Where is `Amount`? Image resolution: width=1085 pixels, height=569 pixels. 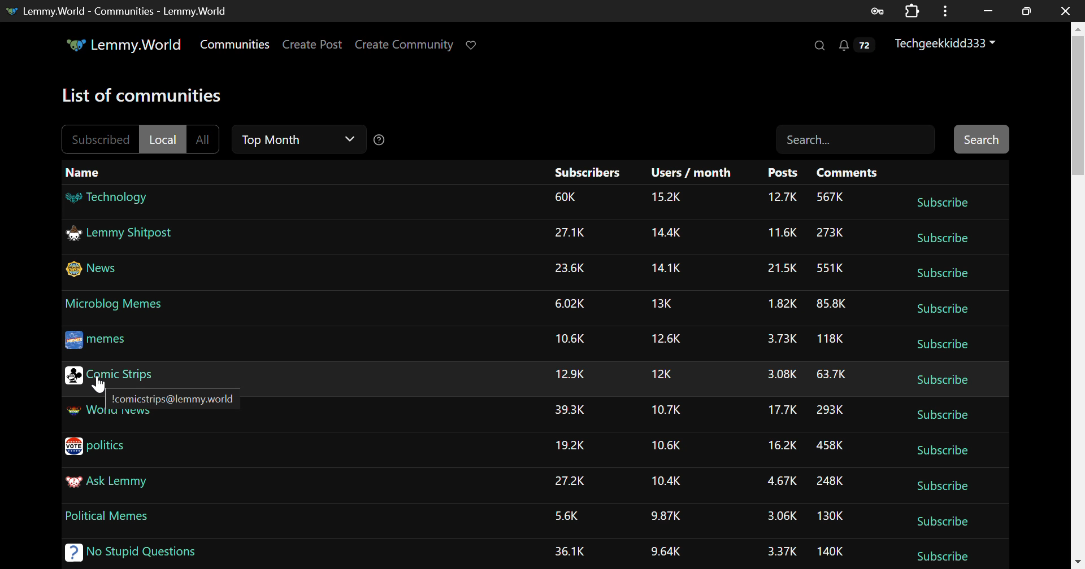 Amount is located at coordinates (667, 518).